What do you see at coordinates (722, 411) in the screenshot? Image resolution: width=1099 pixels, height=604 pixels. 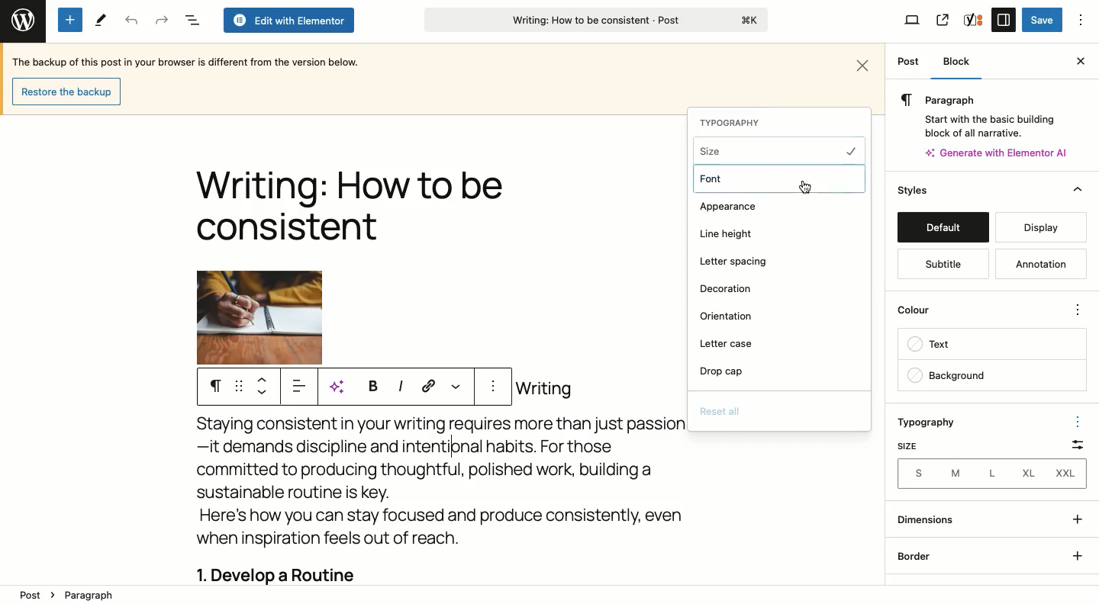 I see `Reset all` at bounding box center [722, 411].